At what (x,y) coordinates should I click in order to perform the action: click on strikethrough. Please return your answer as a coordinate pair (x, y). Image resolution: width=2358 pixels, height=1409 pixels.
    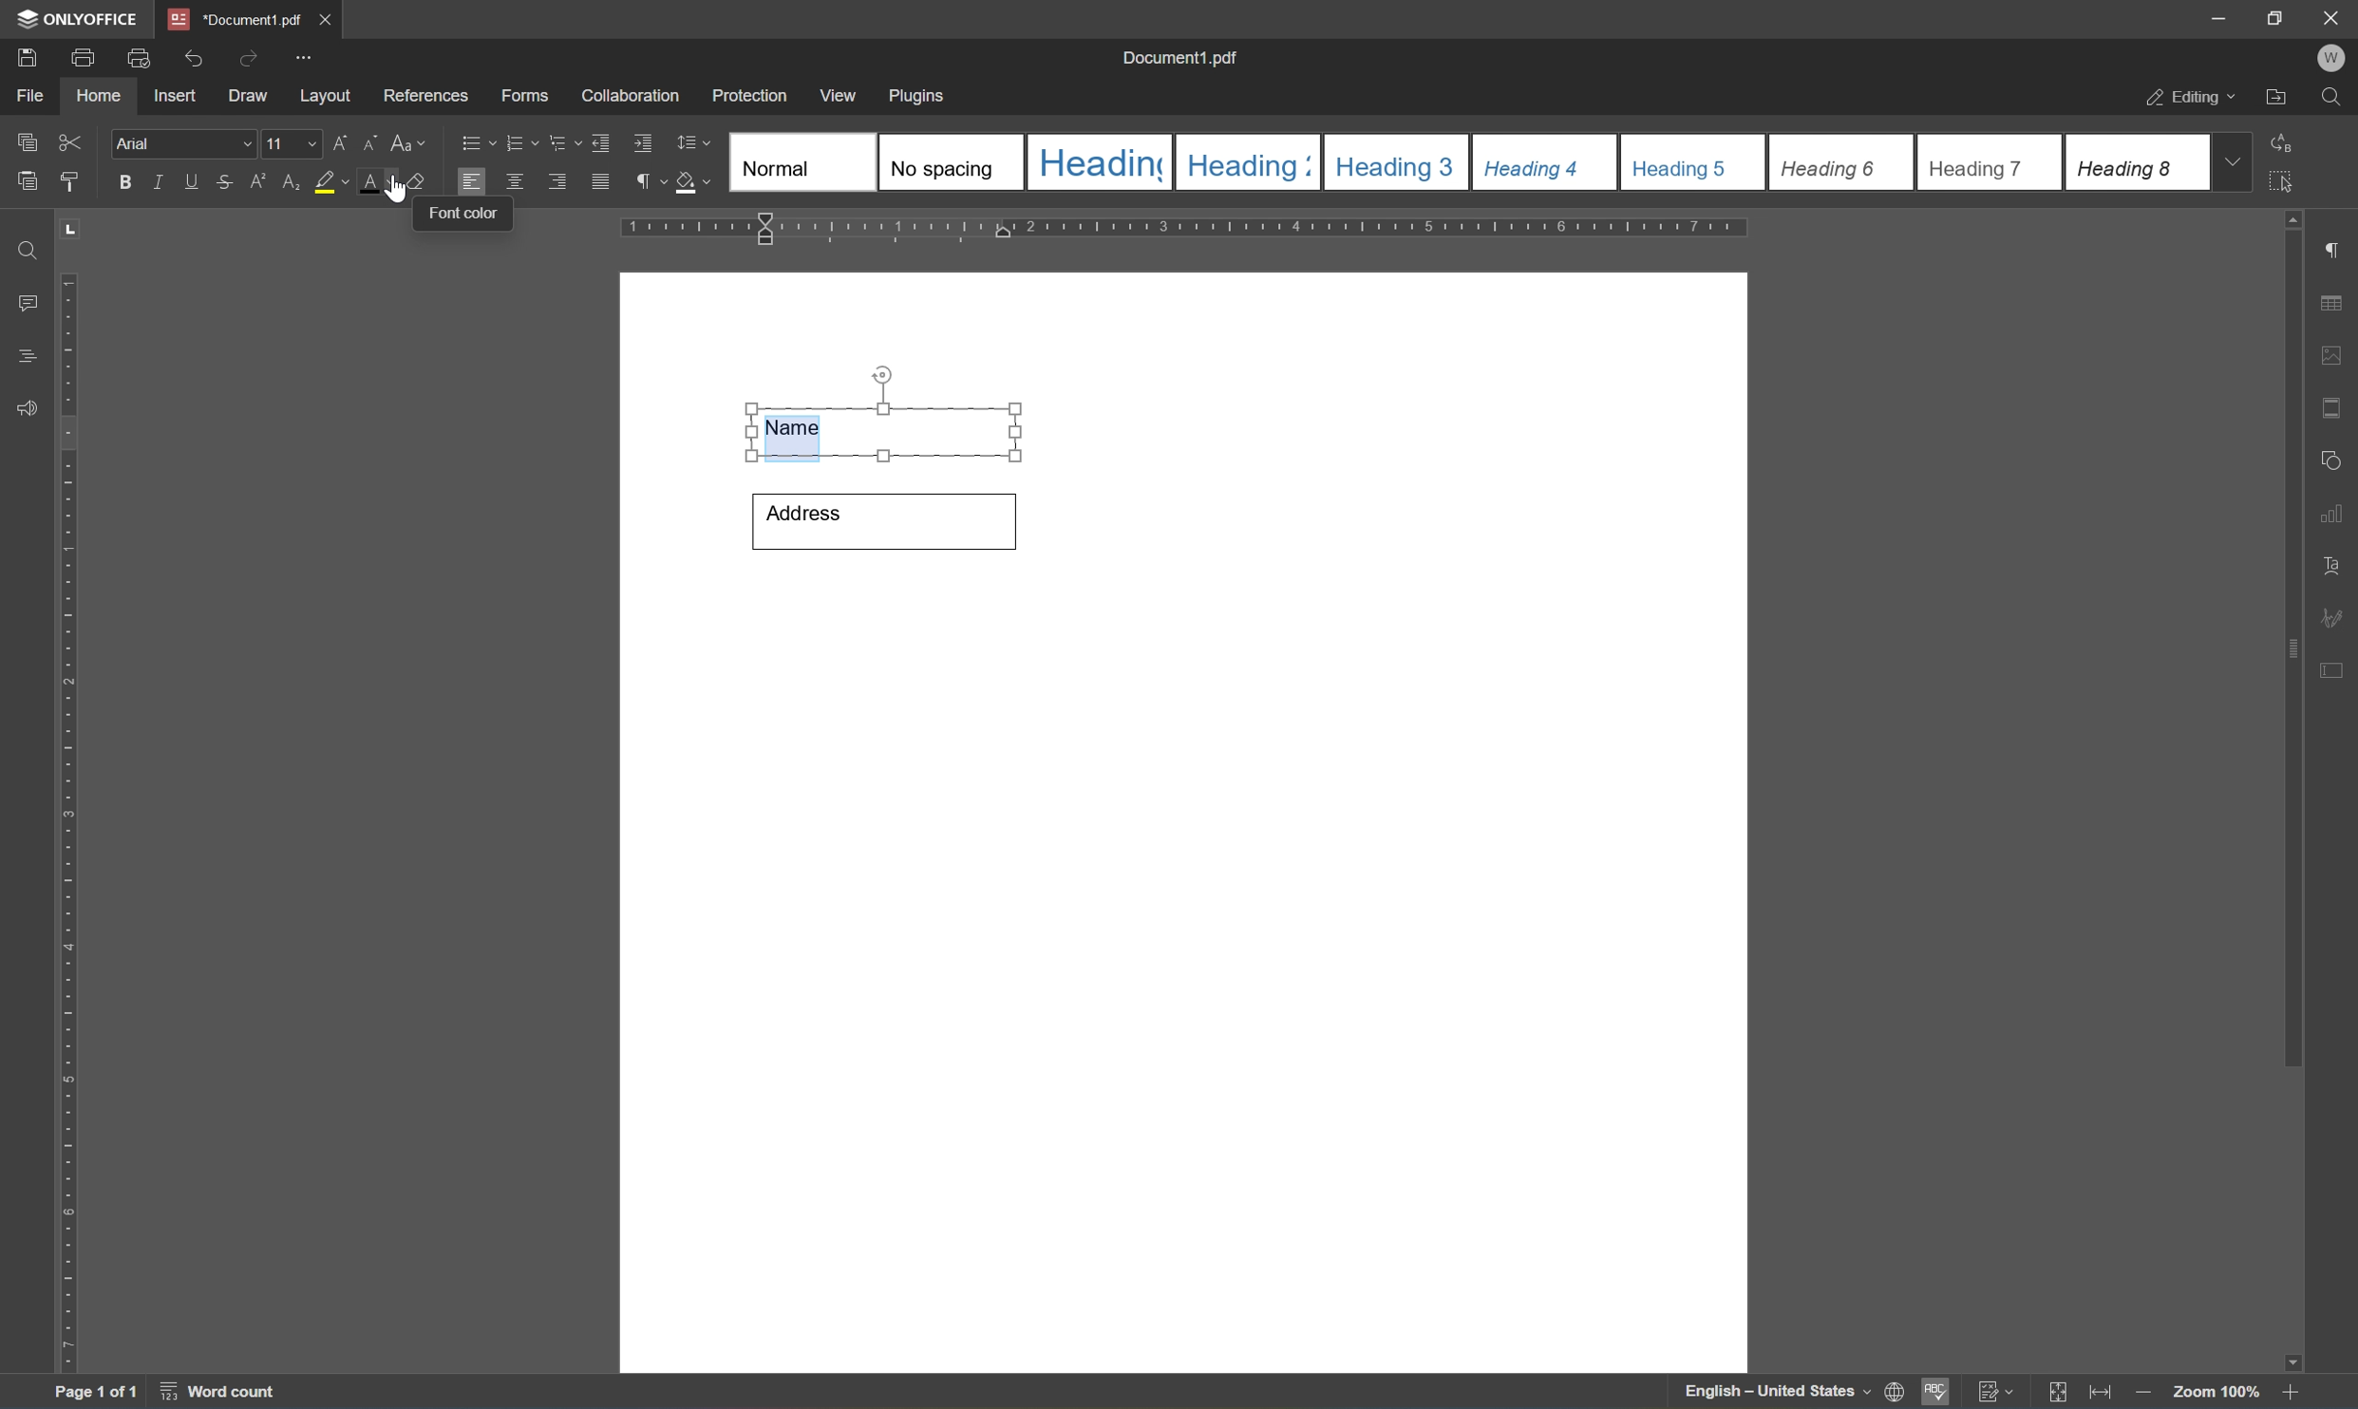
    Looking at the image, I should click on (223, 180).